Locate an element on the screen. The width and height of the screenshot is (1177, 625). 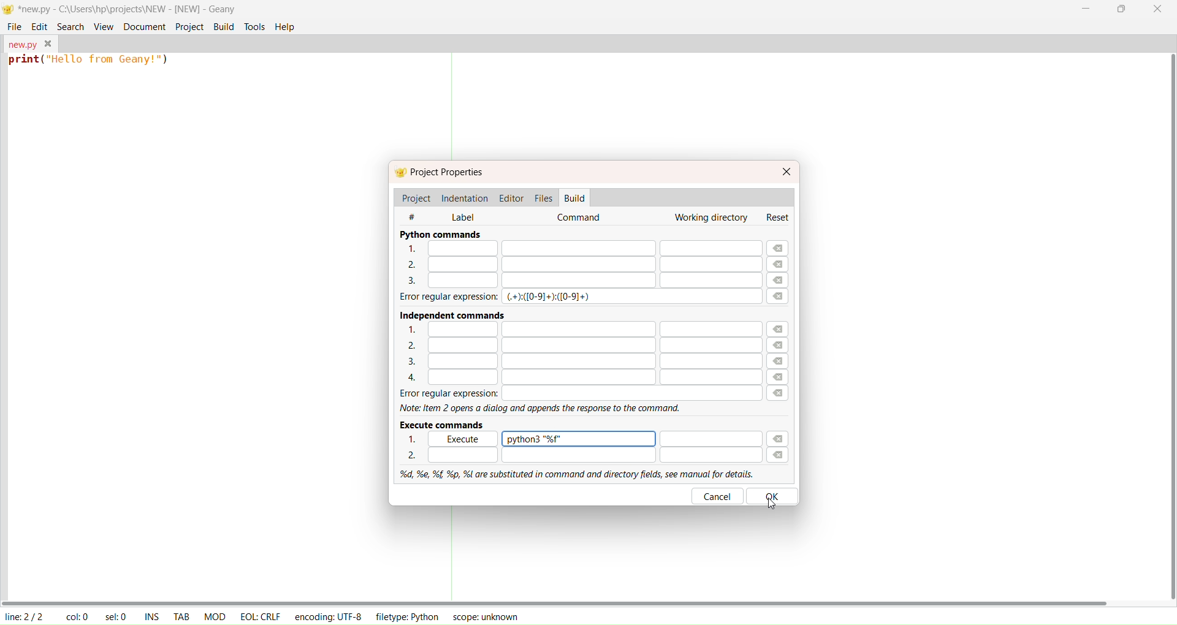
build is located at coordinates (224, 26).